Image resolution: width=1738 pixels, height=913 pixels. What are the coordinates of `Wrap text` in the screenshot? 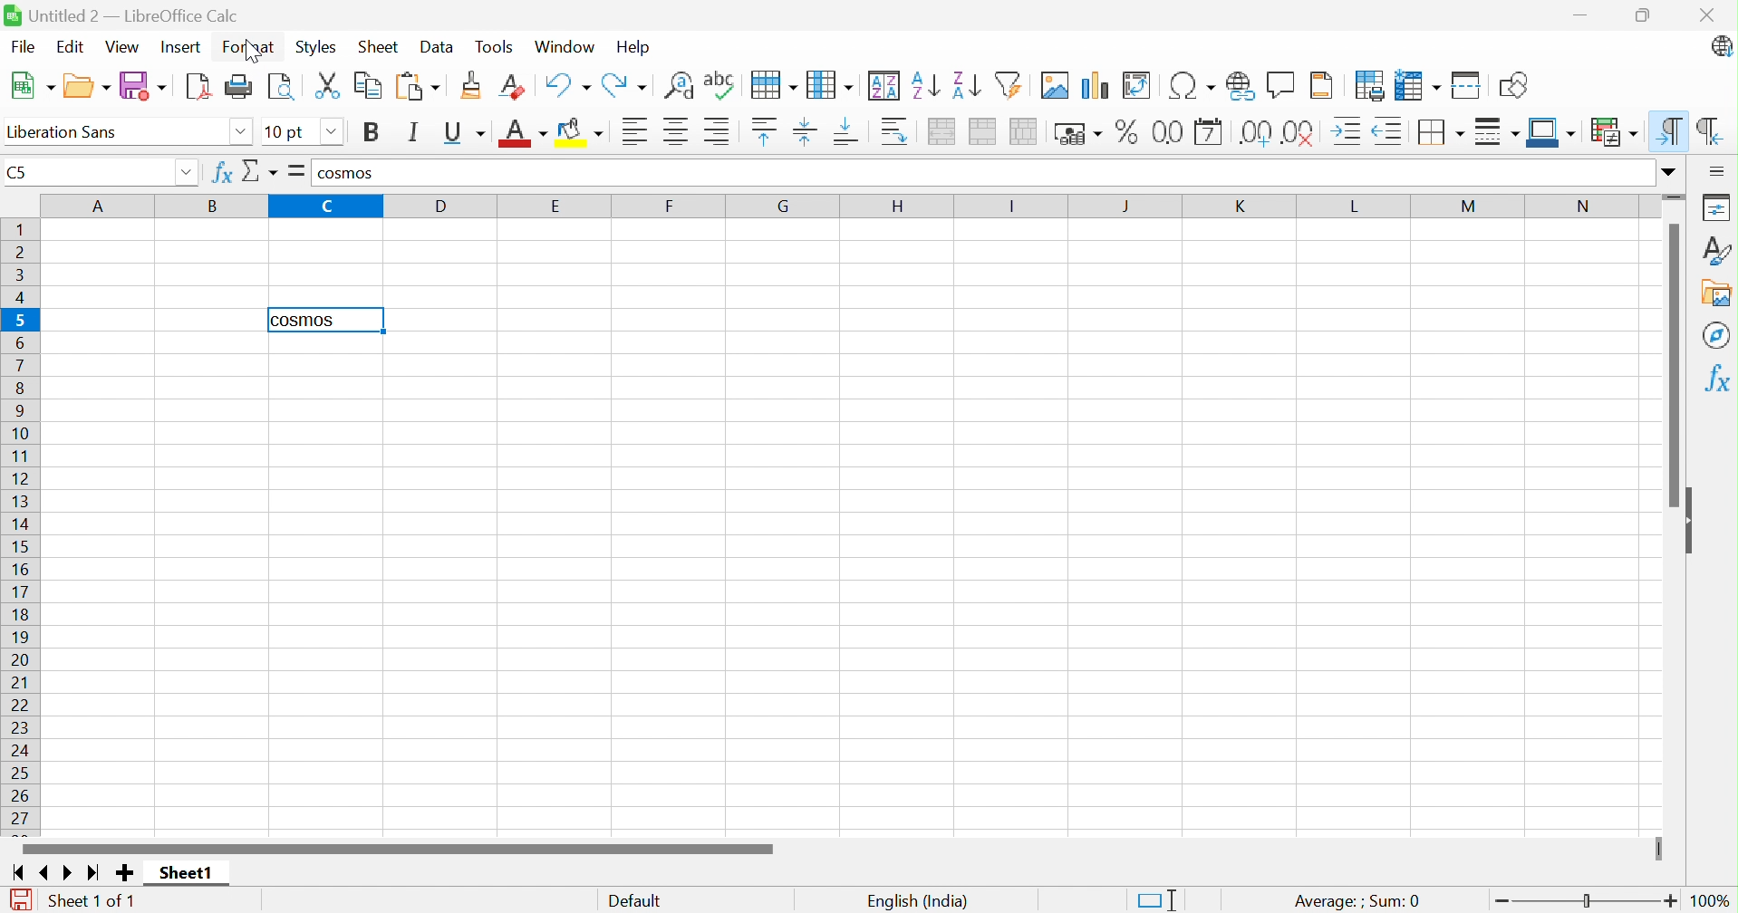 It's located at (895, 131).